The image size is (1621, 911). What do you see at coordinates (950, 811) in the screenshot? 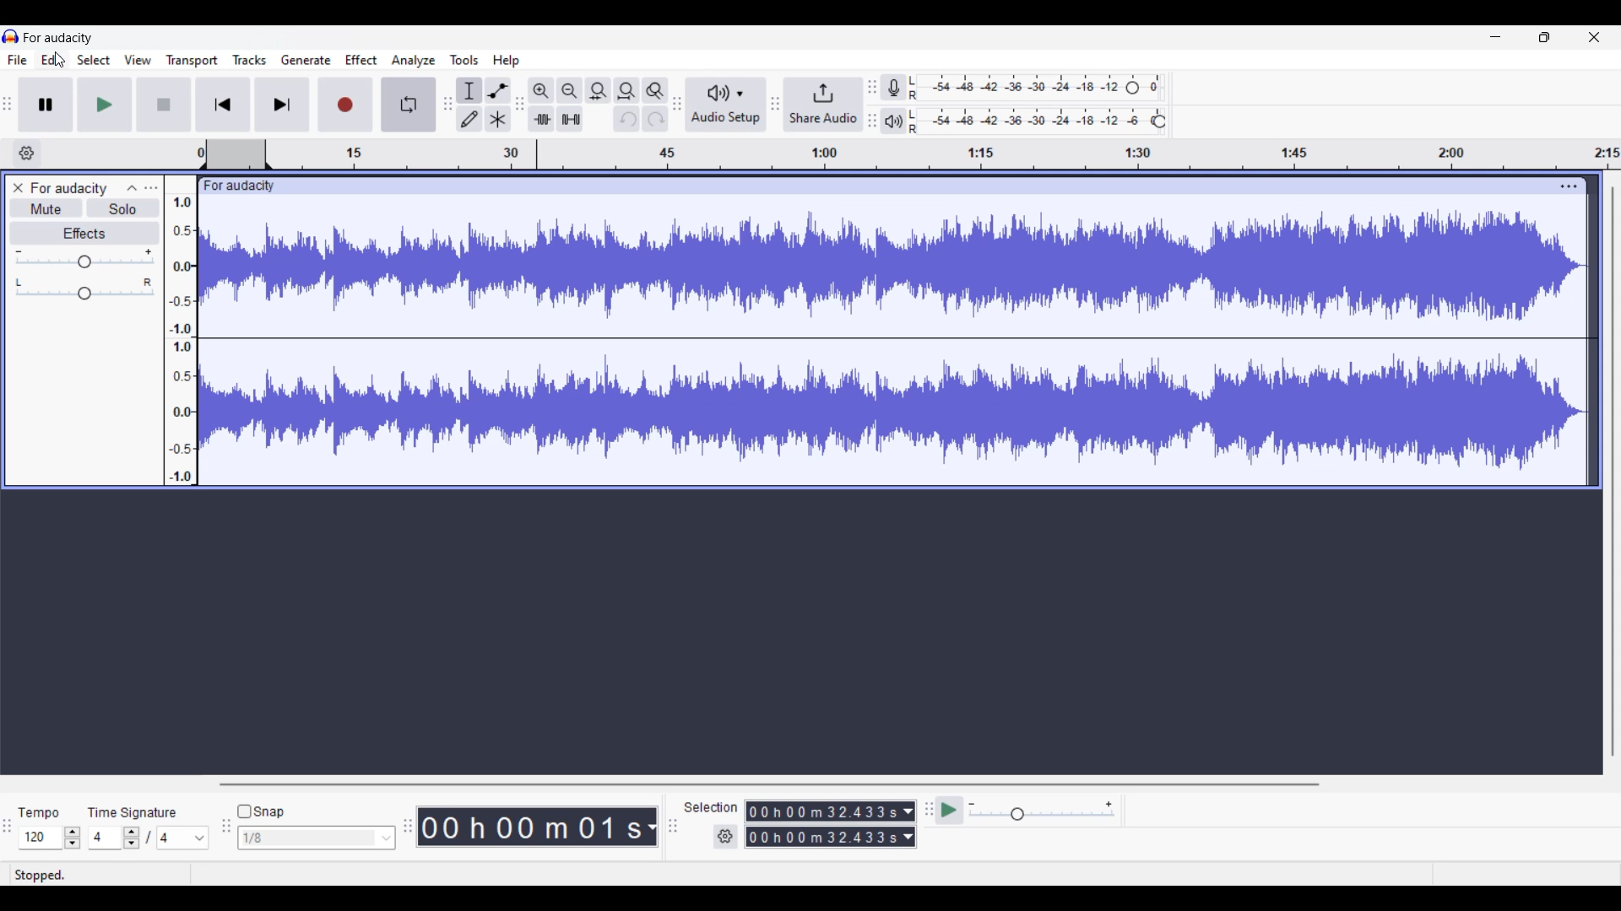
I see `Play at speed/Play at speed once` at bounding box center [950, 811].